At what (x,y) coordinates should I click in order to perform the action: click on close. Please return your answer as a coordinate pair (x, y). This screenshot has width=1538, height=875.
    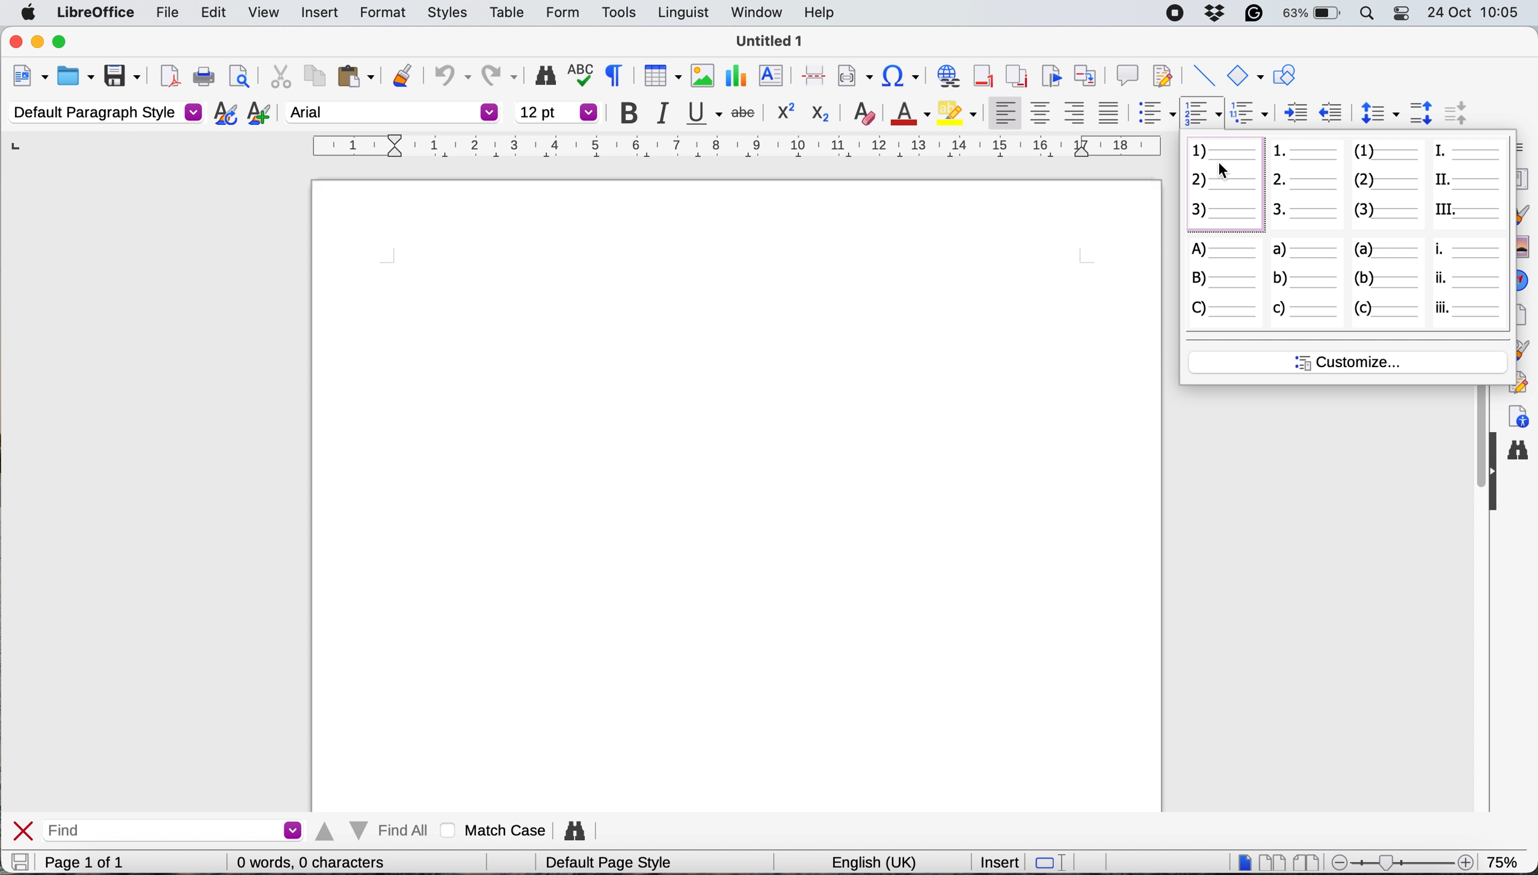
    Looking at the image, I should click on (14, 42).